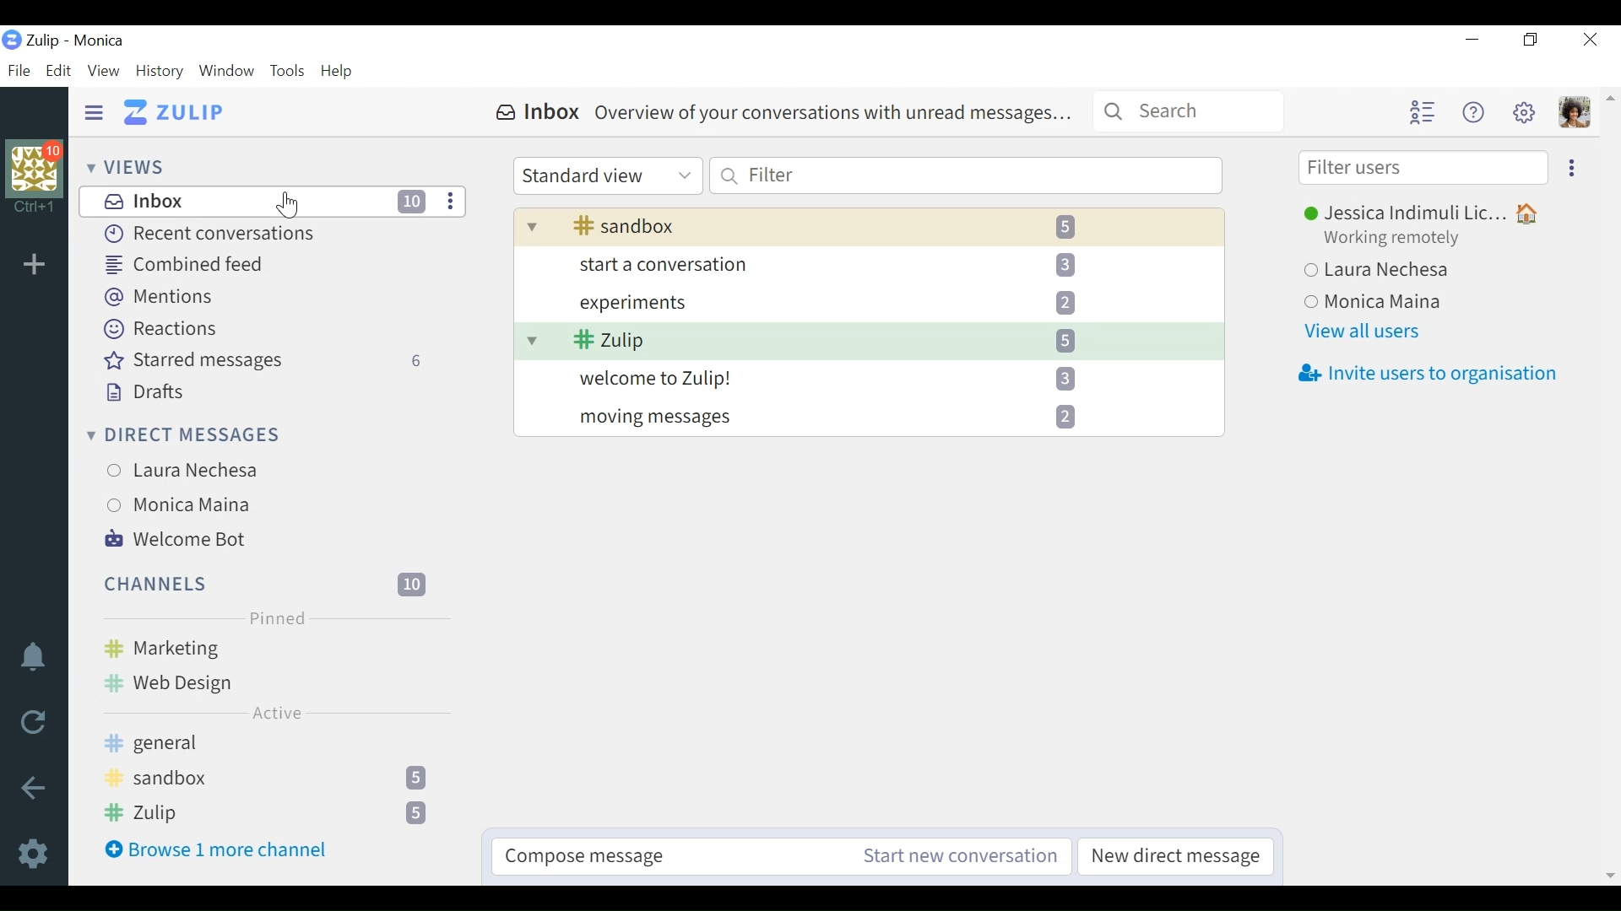  What do you see at coordinates (781, 116) in the screenshot?
I see `Inbox ` at bounding box center [781, 116].